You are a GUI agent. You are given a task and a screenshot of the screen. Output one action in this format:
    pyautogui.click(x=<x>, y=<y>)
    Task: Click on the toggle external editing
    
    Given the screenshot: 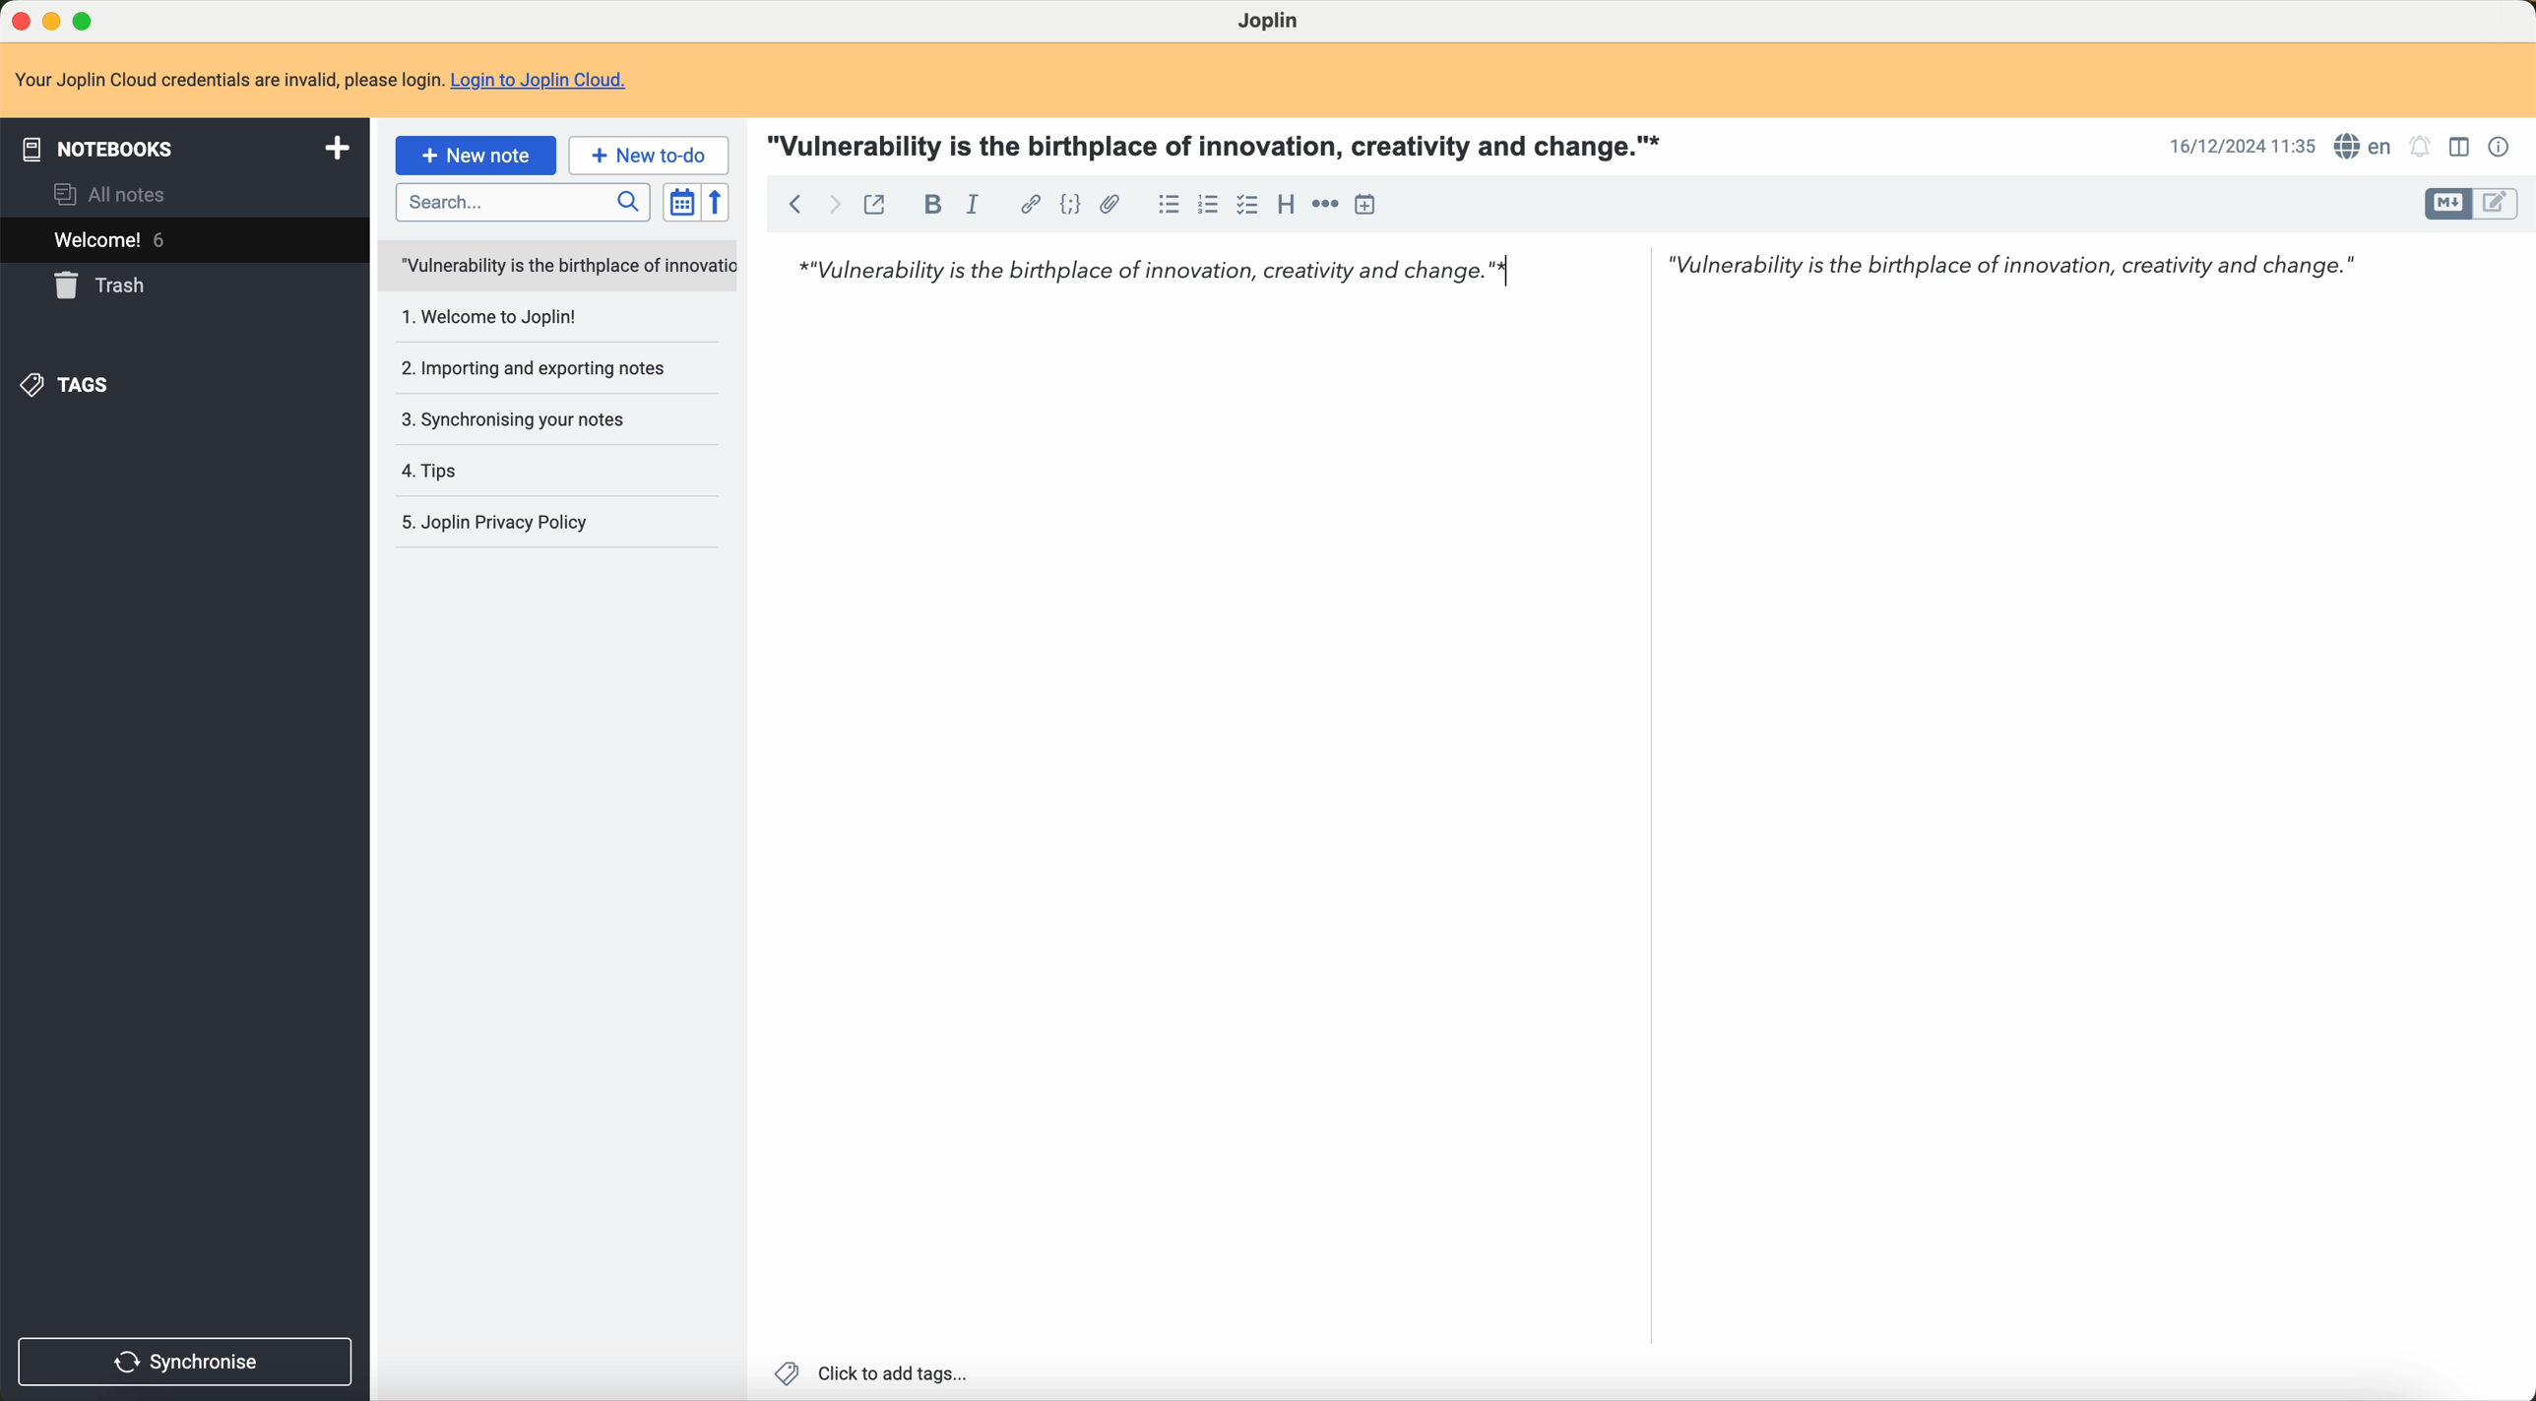 What is the action you would take?
    pyautogui.click(x=881, y=205)
    